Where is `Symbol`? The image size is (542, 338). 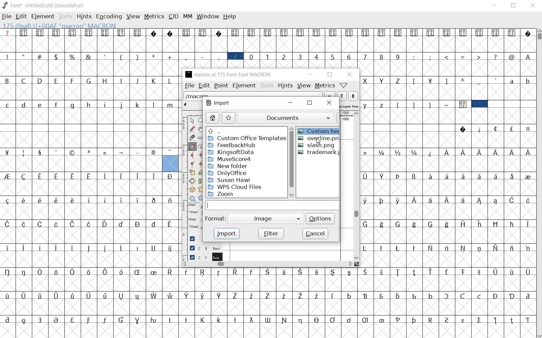
Symbol is located at coordinates (447, 34).